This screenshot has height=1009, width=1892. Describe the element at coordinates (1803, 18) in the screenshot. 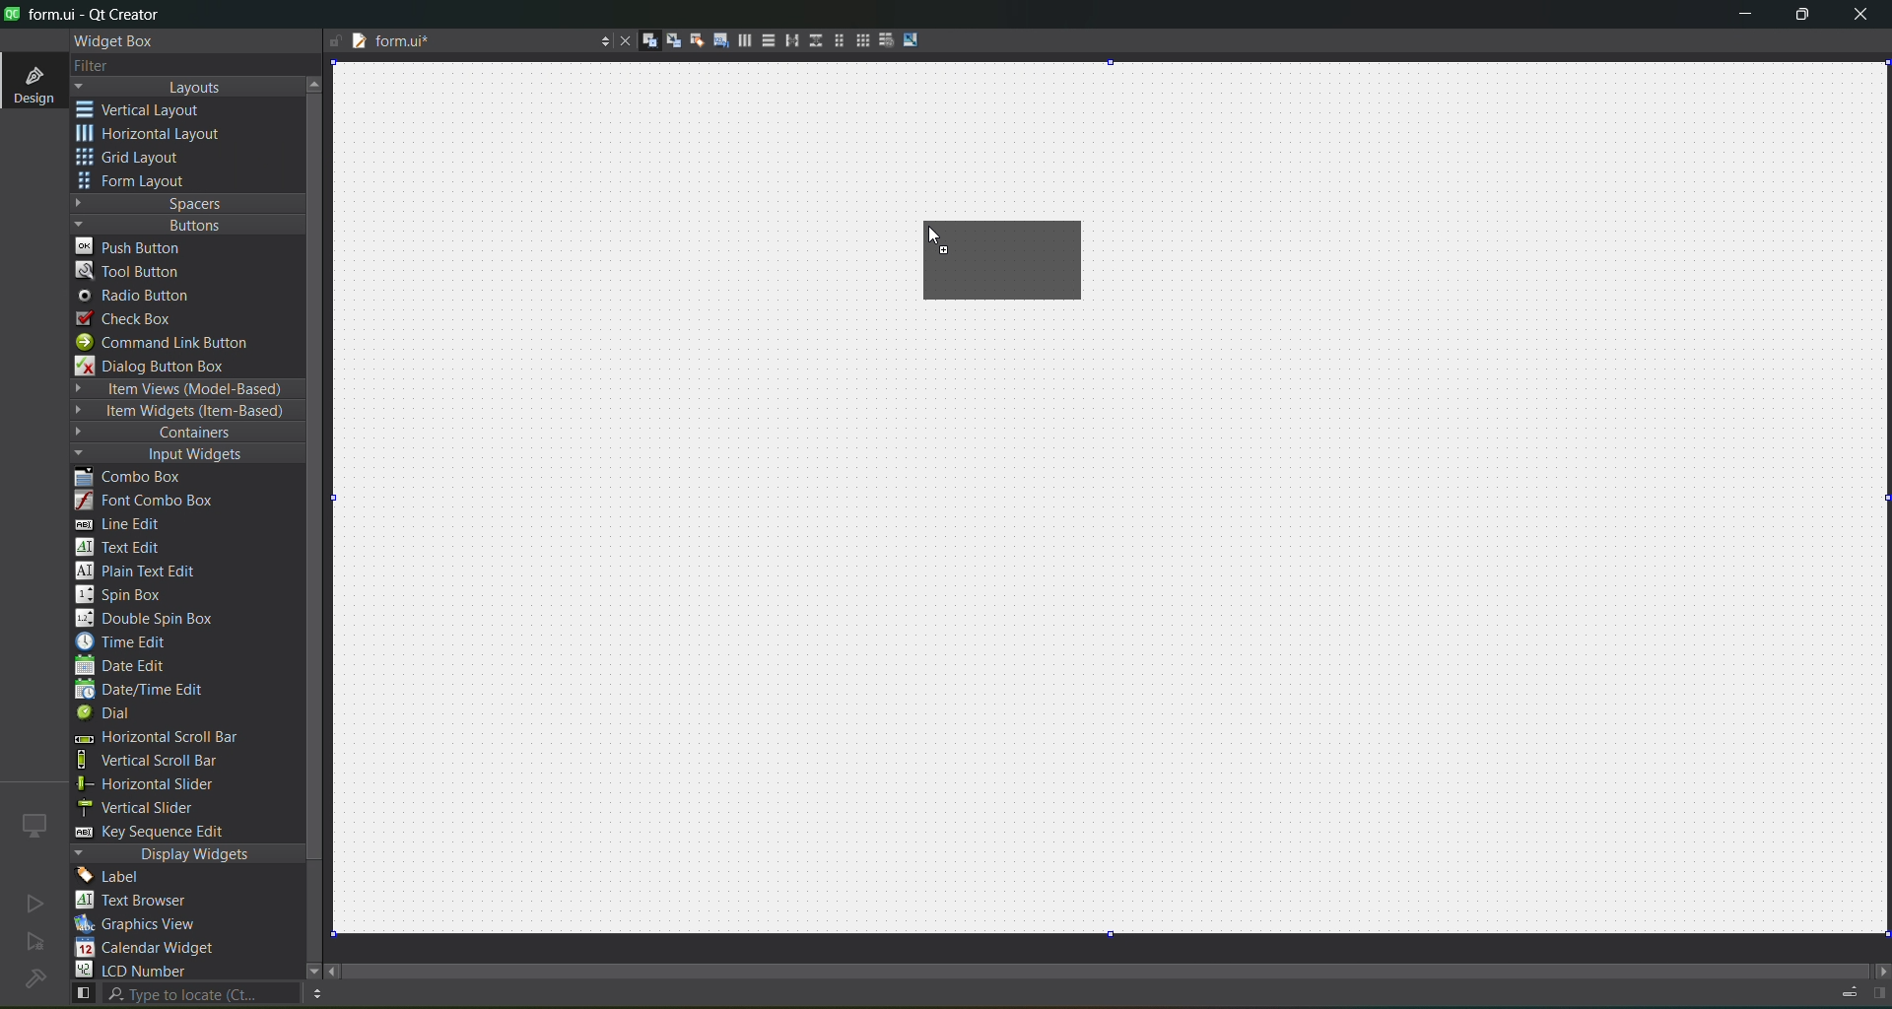

I see `maximize` at that location.